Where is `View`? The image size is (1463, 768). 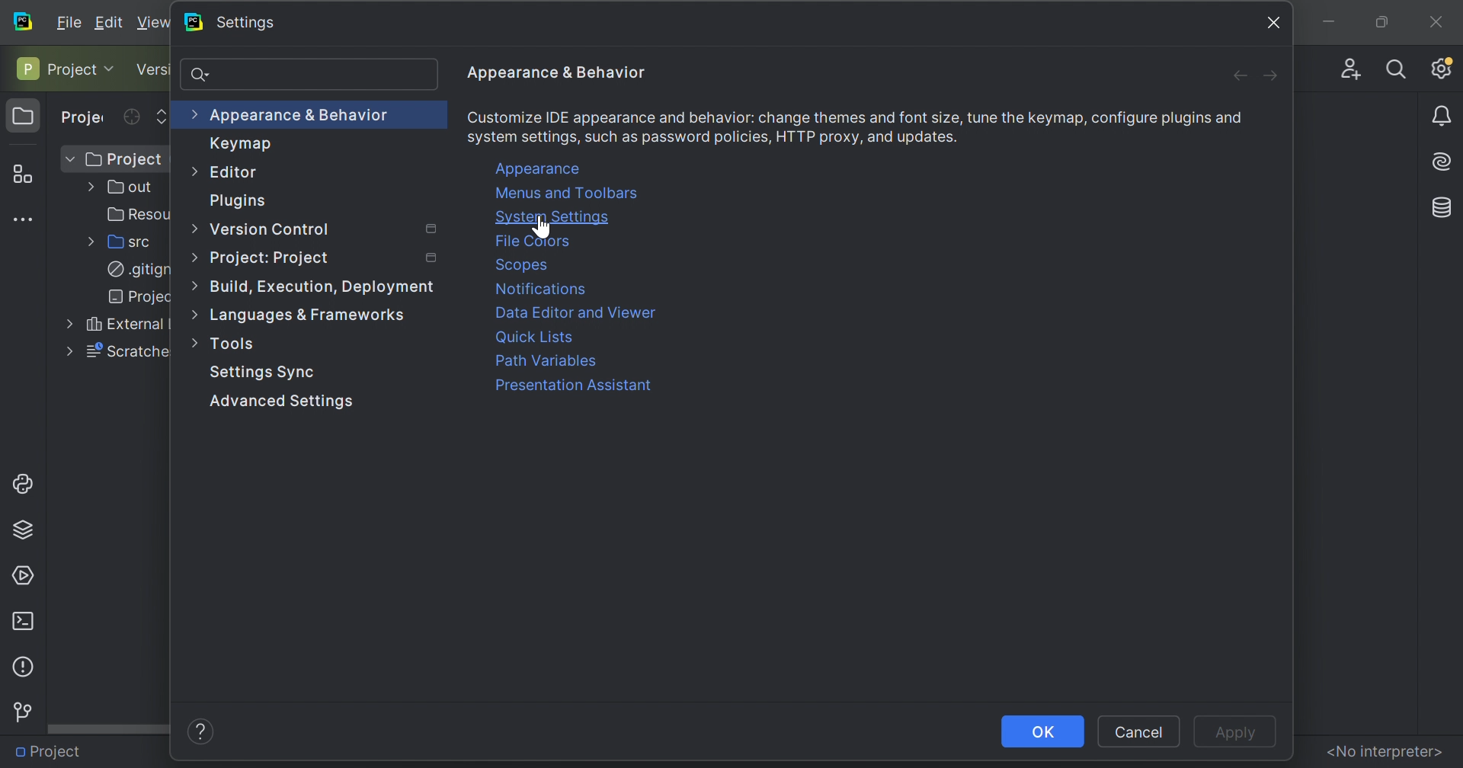
View is located at coordinates (154, 22).